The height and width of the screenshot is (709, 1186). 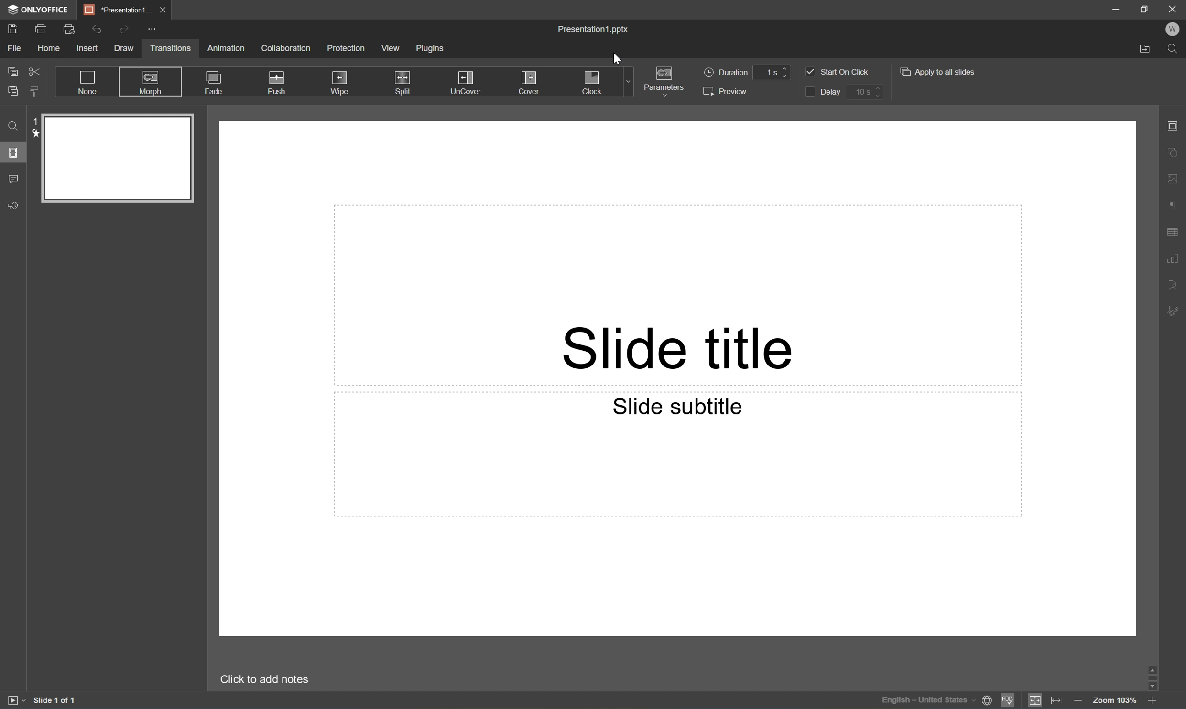 I want to click on Slides, so click(x=14, y=153).